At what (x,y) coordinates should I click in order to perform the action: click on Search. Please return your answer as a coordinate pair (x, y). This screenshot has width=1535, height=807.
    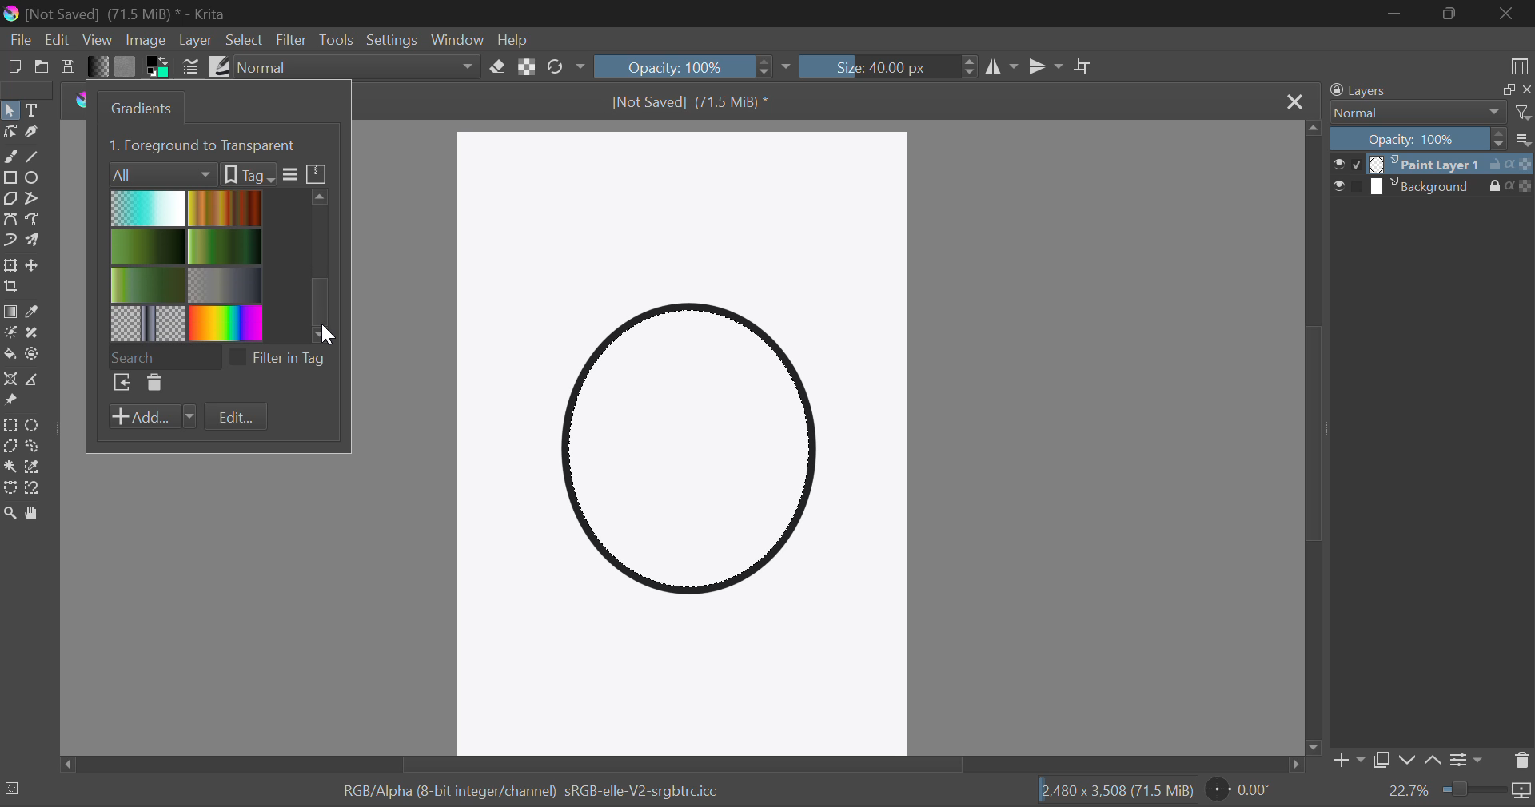
    Looking at the image, I should click on (164, 357).